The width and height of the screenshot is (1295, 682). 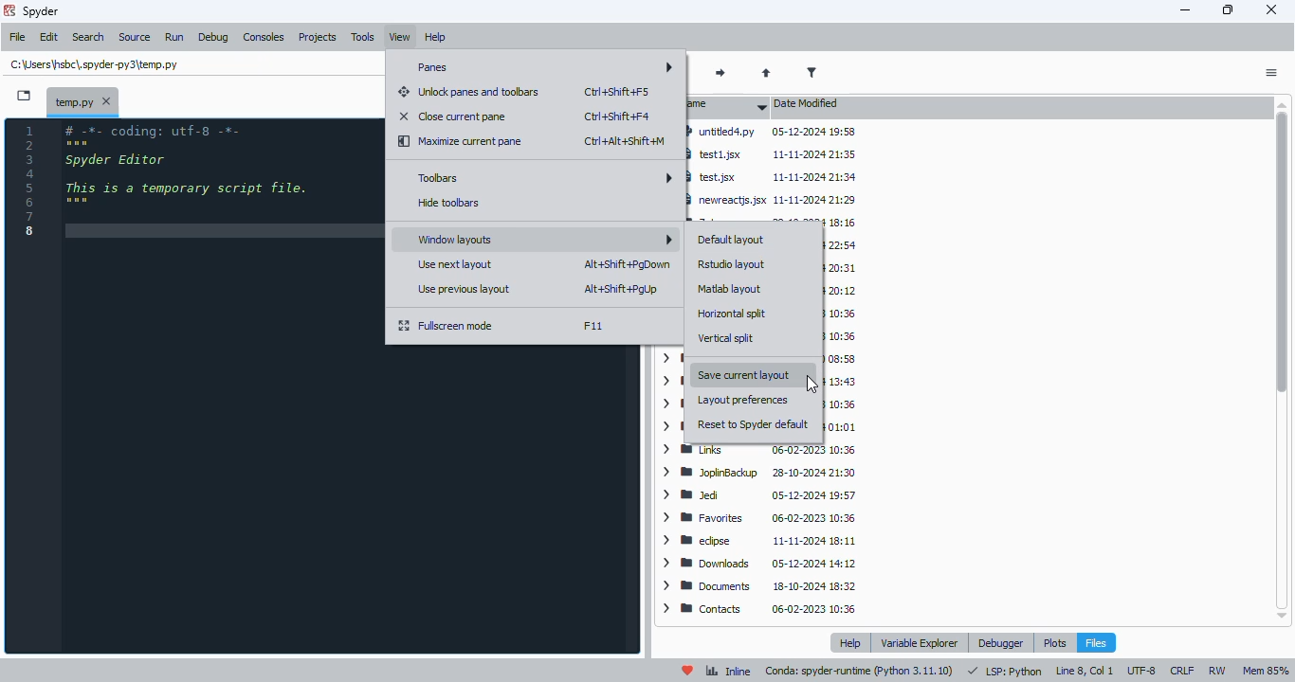 I want to click on temporary file, so click(x=93, y=64).